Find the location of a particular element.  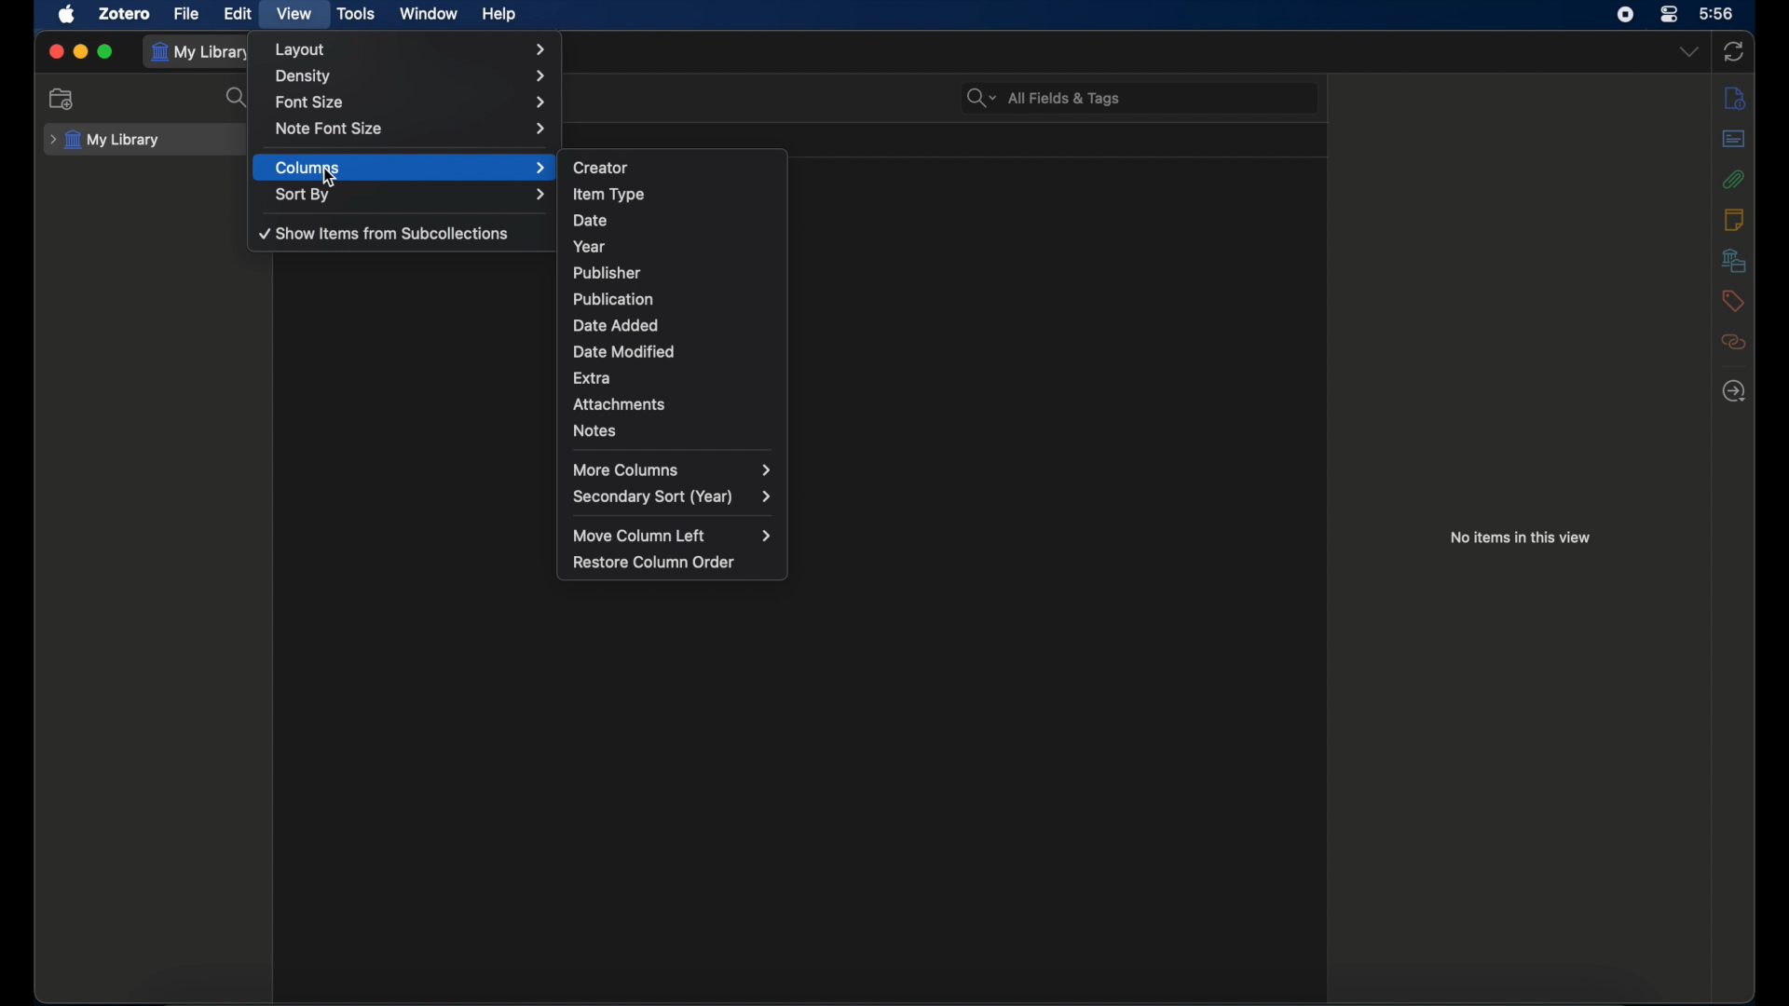

notes is located at coordinates (1732, 219).